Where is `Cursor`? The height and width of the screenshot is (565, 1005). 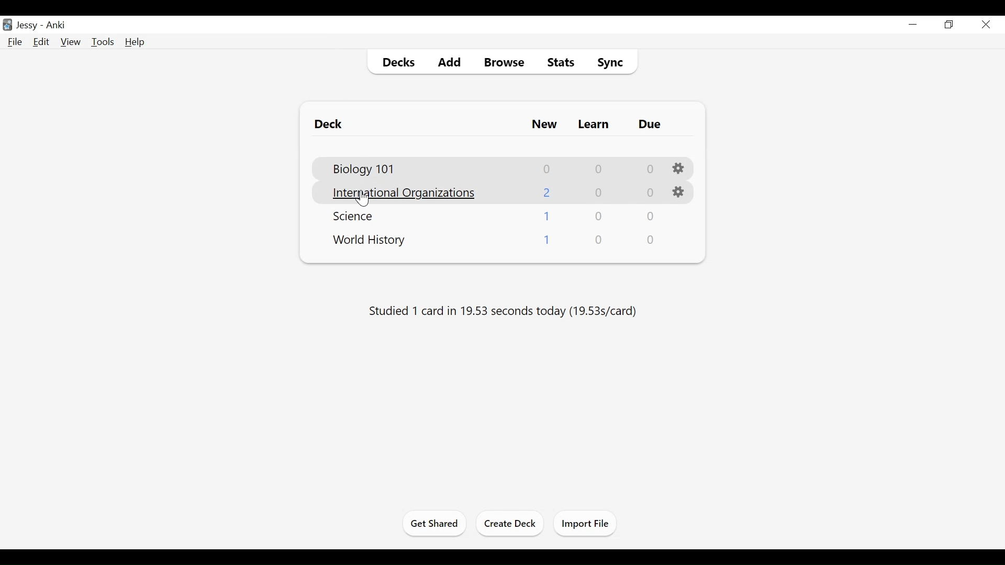
Cursor is located at coordinates (985, 24).